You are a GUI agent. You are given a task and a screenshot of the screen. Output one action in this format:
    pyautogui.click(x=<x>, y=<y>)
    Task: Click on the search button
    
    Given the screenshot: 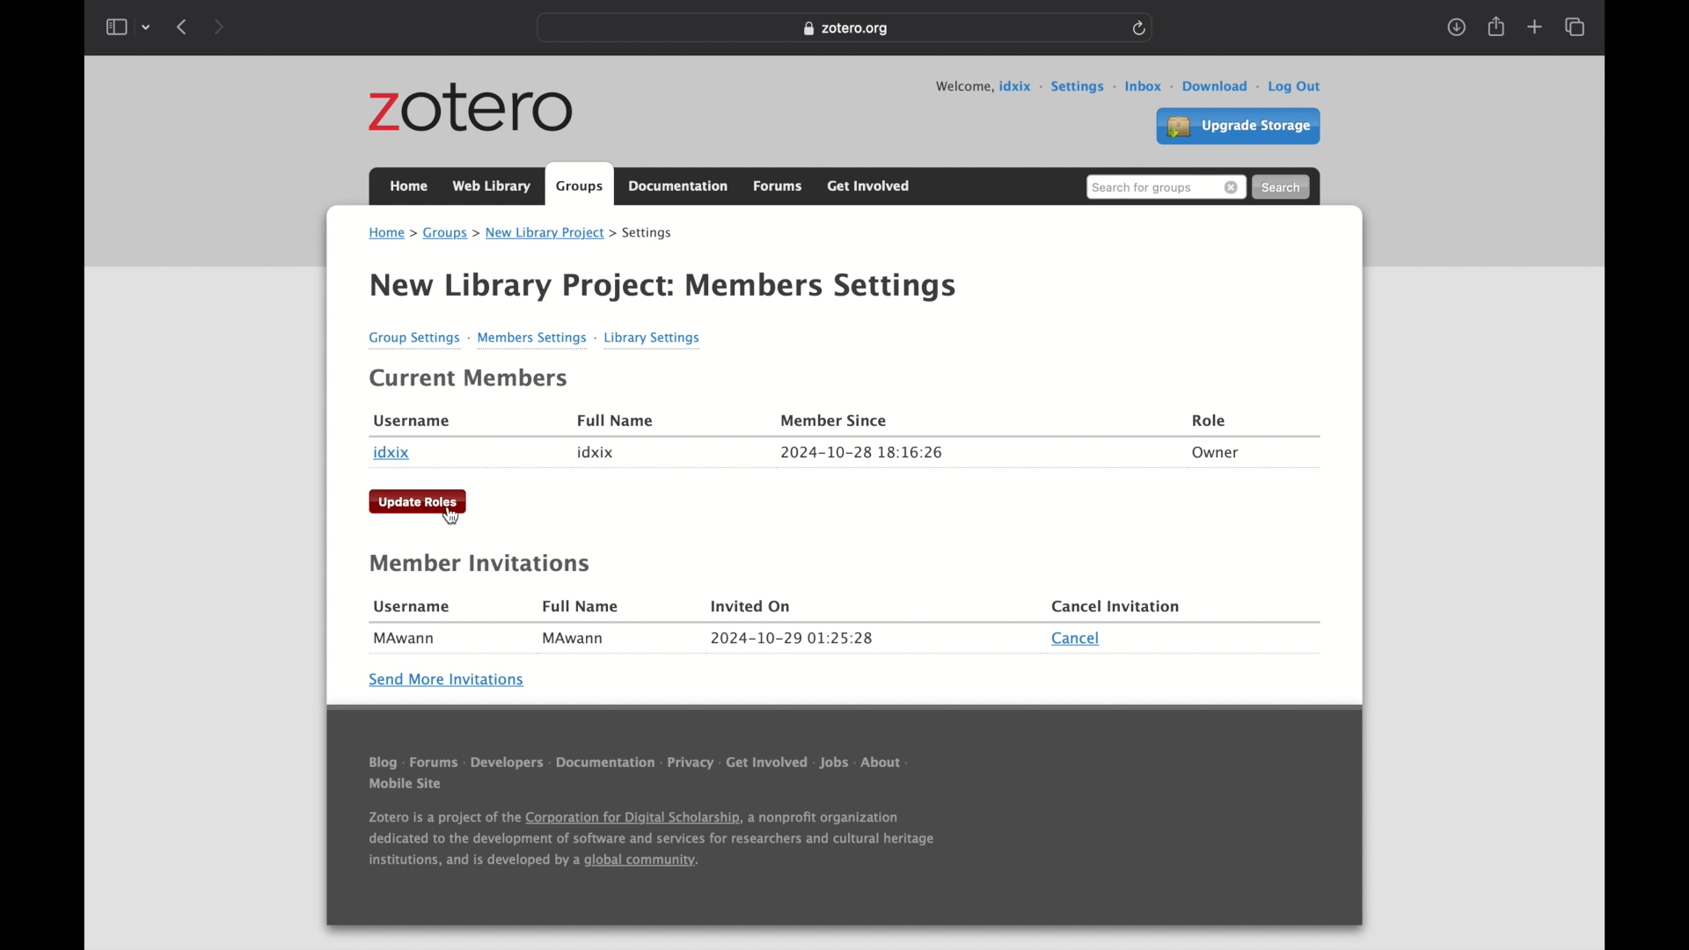 What is the action you would take?
    pyautogui.click(x=1282, y=187)
    